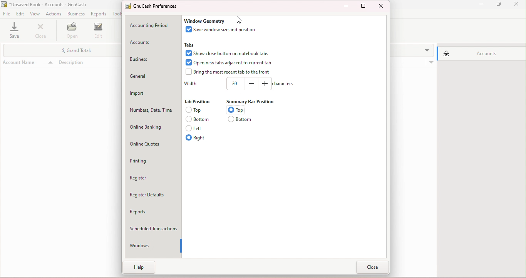  I want to click on Help, so click(142, 269).